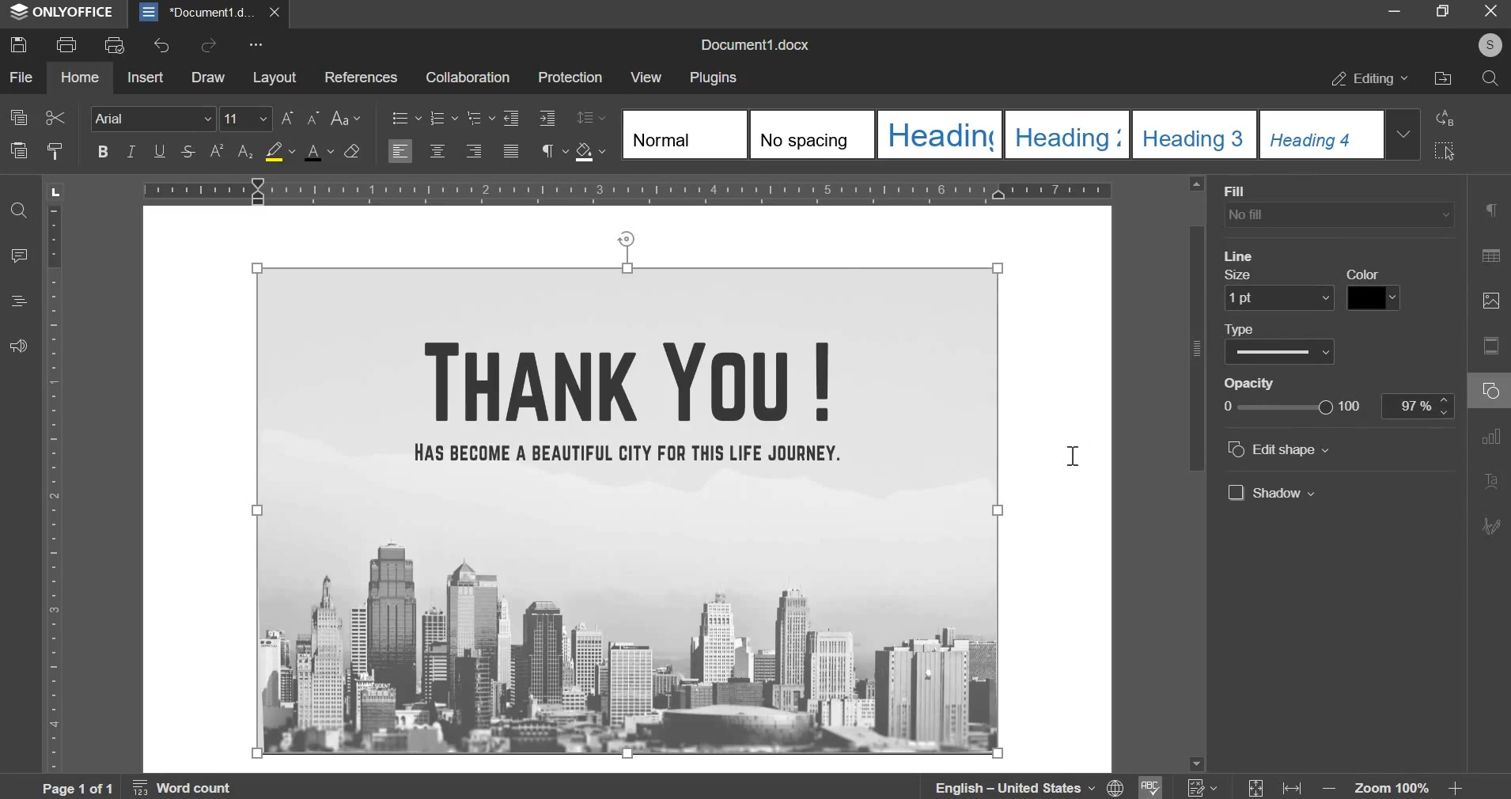 Image resolution: width=1511 pixels, height=799 pixels. Describe the element at coordinates (1241, 257) in the screenshot. I see `line` at that location.